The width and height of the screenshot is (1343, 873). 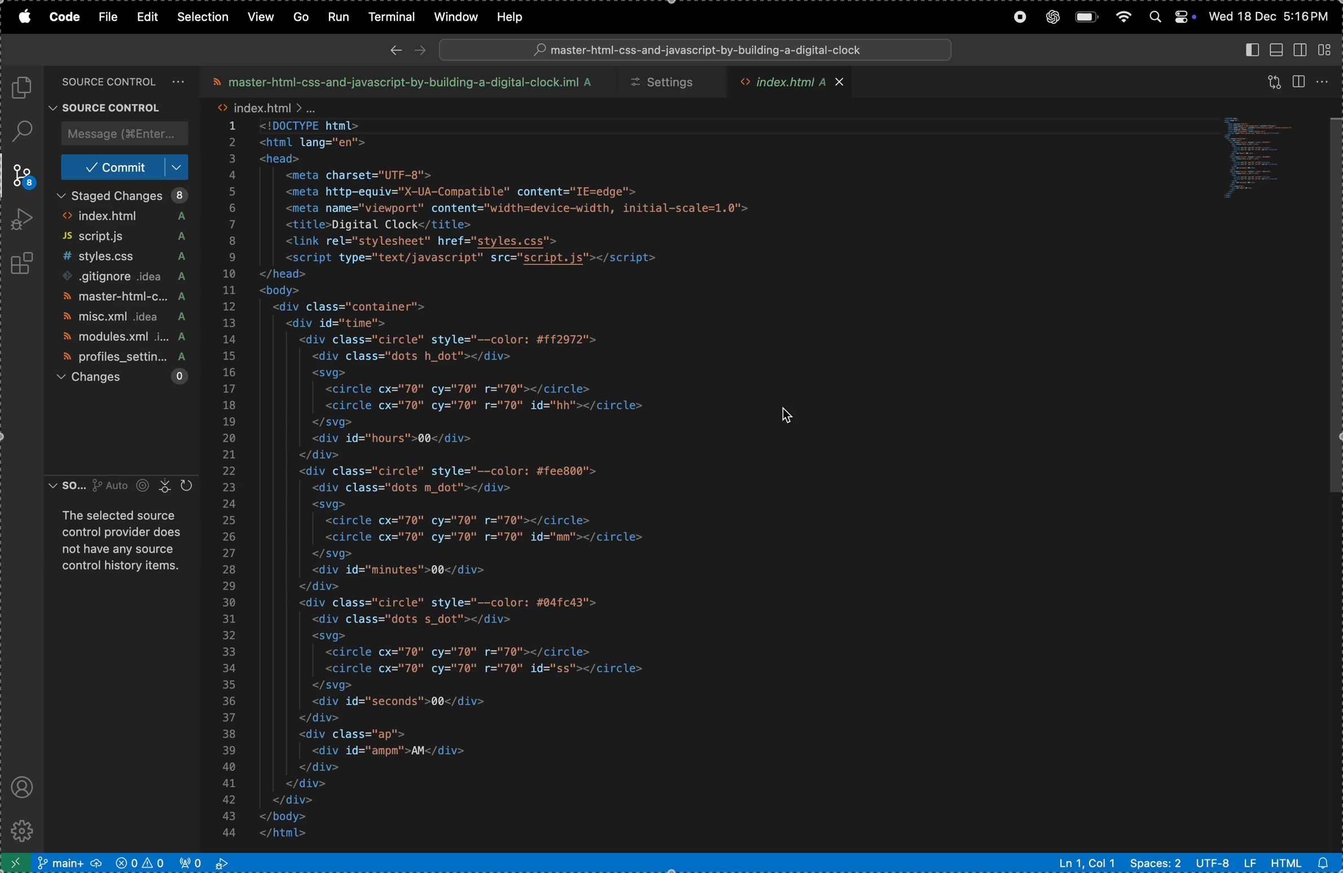 What do you see at coordinates (300, 17) in the screenshot?
I see `go` at bounding box center [300, 17].